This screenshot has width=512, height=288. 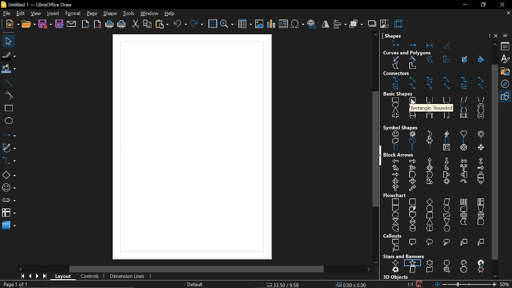 I want to click on block arrows, so click(x=400, y=155).